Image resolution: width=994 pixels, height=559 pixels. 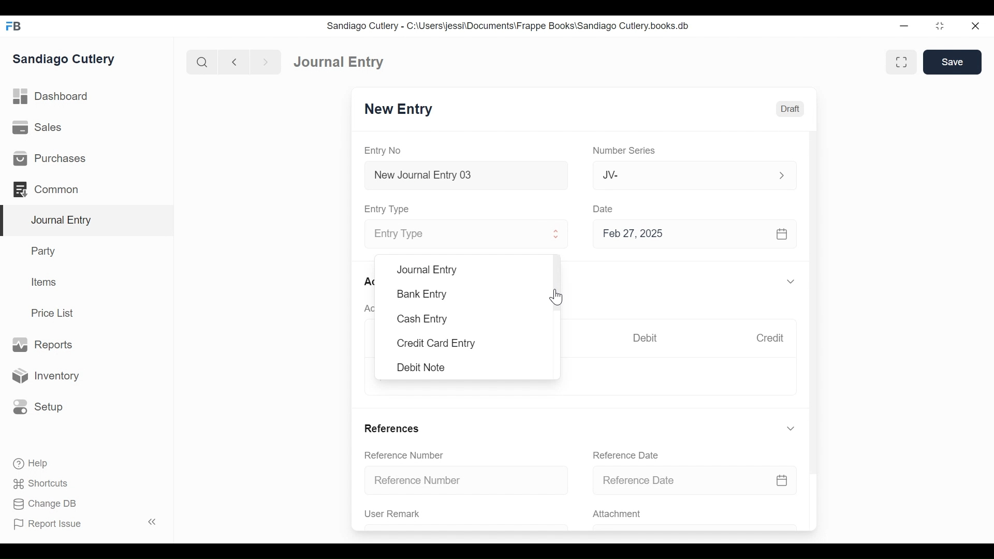 What do you see at coordinates (51, 97) in the screenshot?
I see `Dashboard` at bounding box center [51, 97].